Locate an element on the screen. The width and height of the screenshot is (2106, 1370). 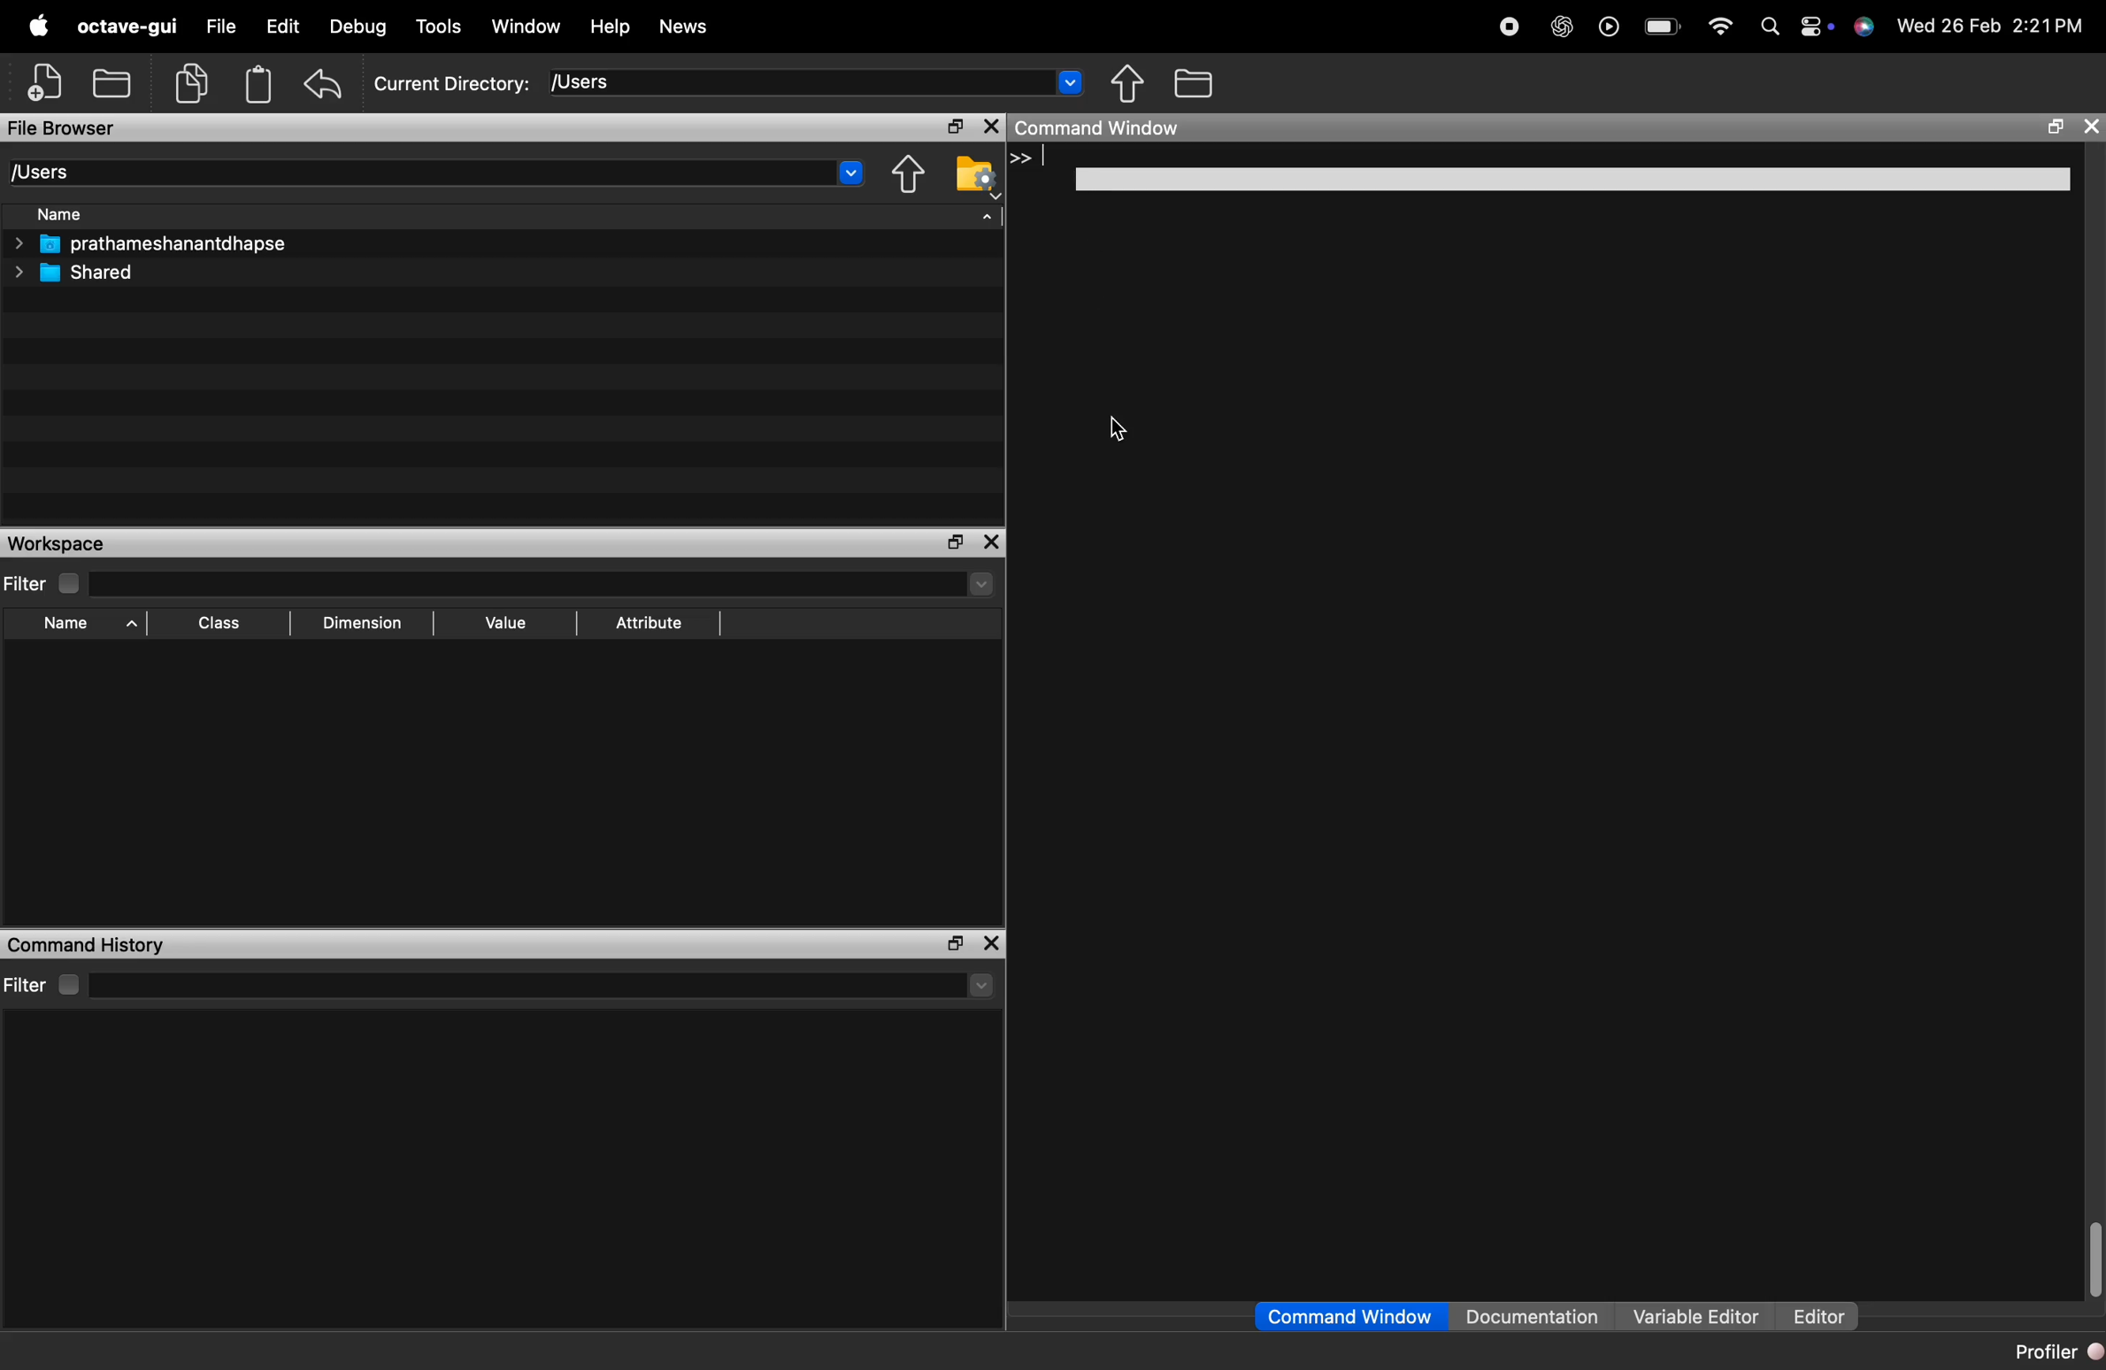
close is located at coordinates (989, 127).